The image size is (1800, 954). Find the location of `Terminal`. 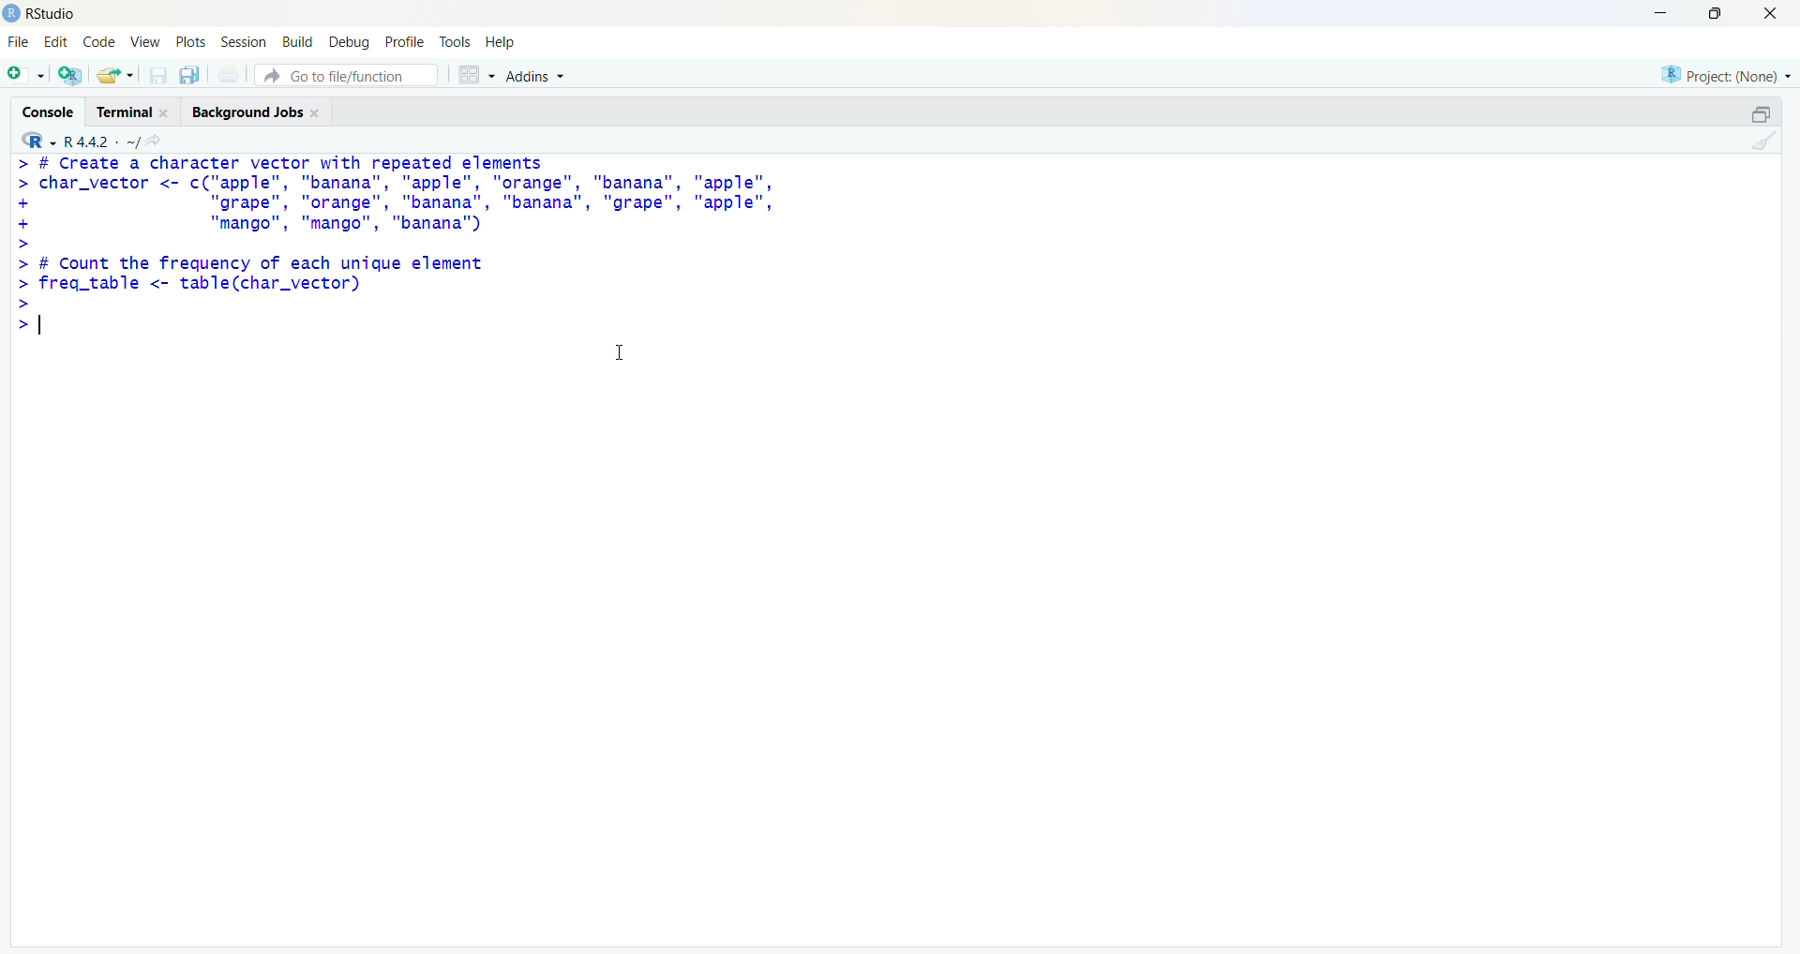

Terminal is located at coordinates (134, 111).